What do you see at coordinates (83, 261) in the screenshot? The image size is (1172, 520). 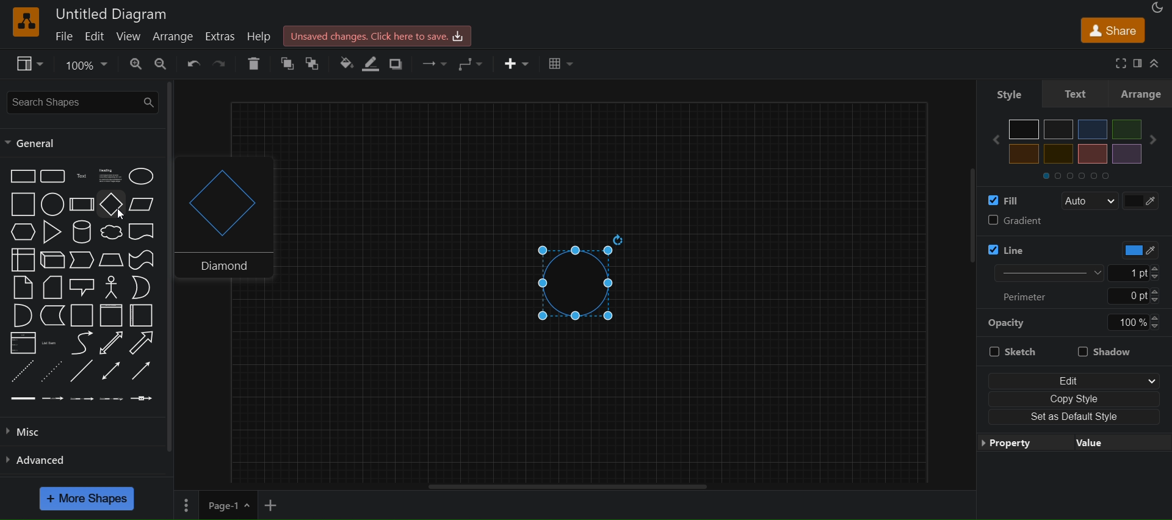 I see `step` at bounding box center [83, 261].